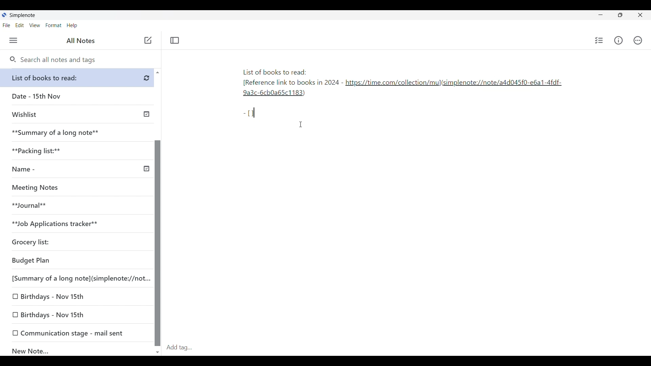 The height and width of the screenshot is (366, 651). Describe the element at coordinates (35, 25) in the screenshot. I see `View` at that location.